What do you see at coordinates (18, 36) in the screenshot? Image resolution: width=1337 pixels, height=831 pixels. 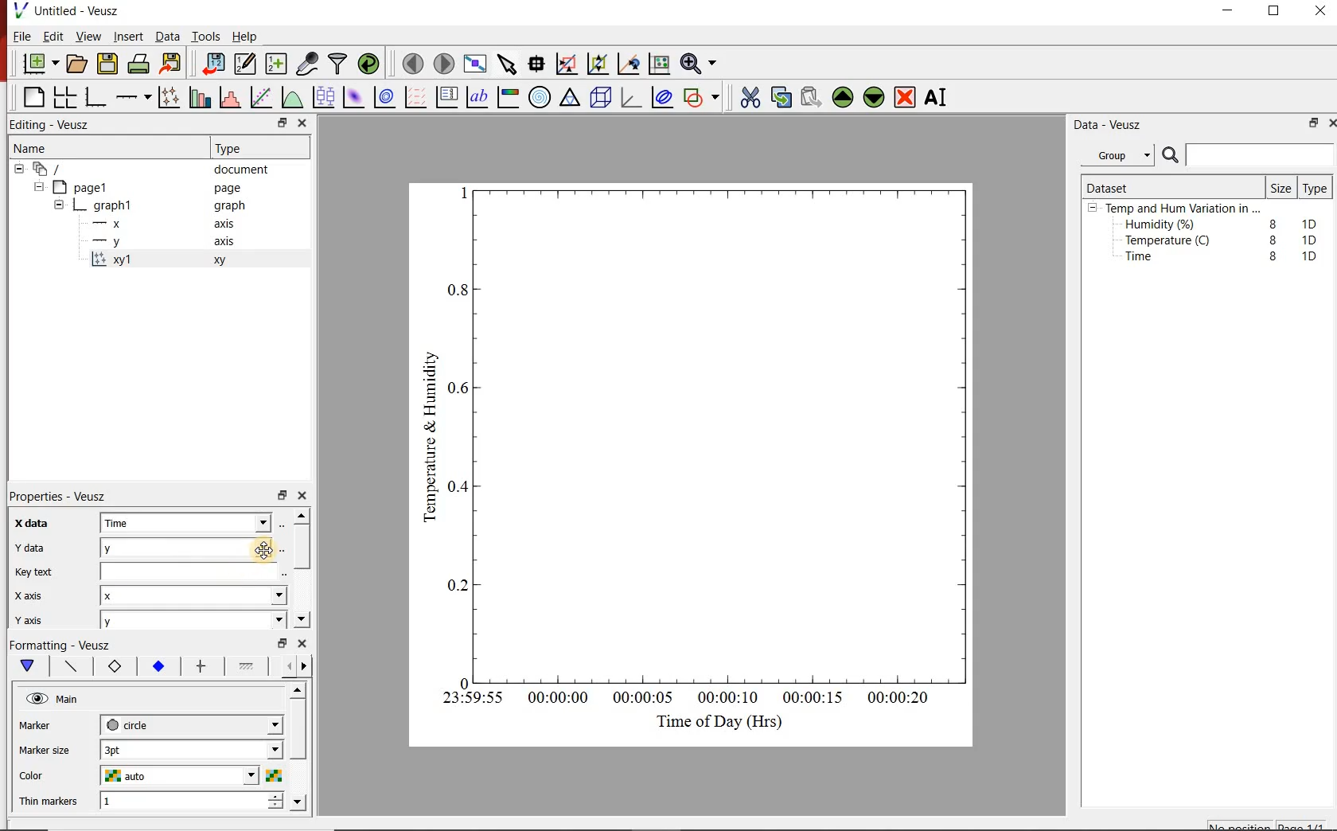 I see `File` at bounding box center [18, 36].